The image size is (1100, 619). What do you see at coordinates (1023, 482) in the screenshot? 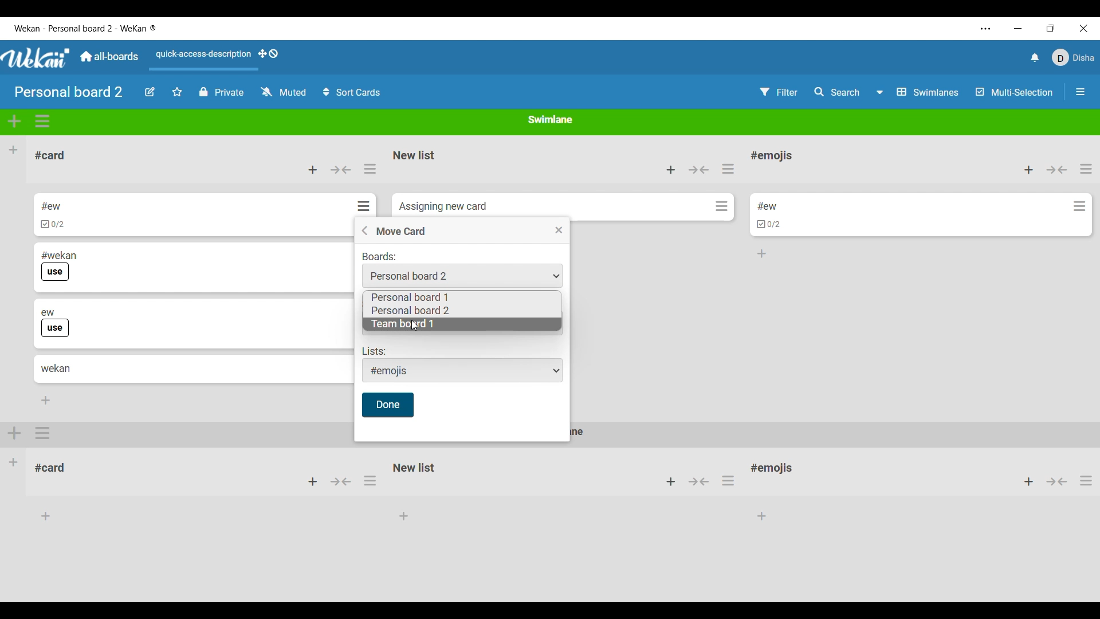
I see `add` at bounding box center [1023, 482].